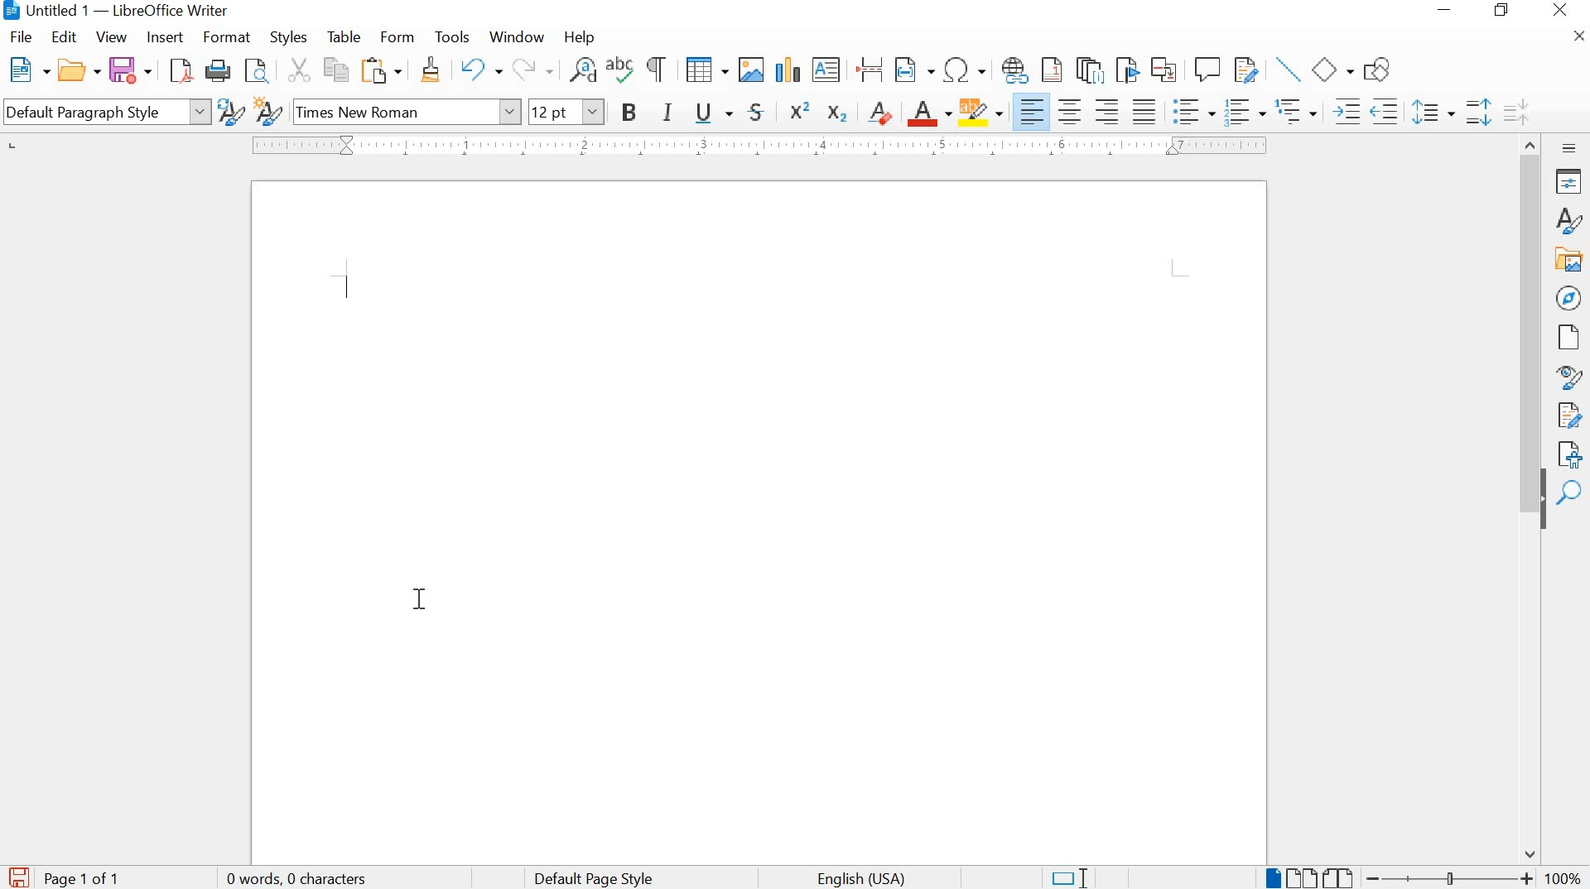  I want to click on BASIC SHAPES, so click(1333, 68).